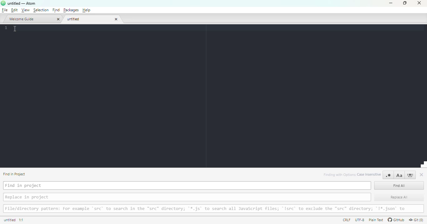 The width and height of the screenshot is (427, 224). Describe the element at coordinates (22, 220) in the screenshot. I see `line 1, column 1` at that location.